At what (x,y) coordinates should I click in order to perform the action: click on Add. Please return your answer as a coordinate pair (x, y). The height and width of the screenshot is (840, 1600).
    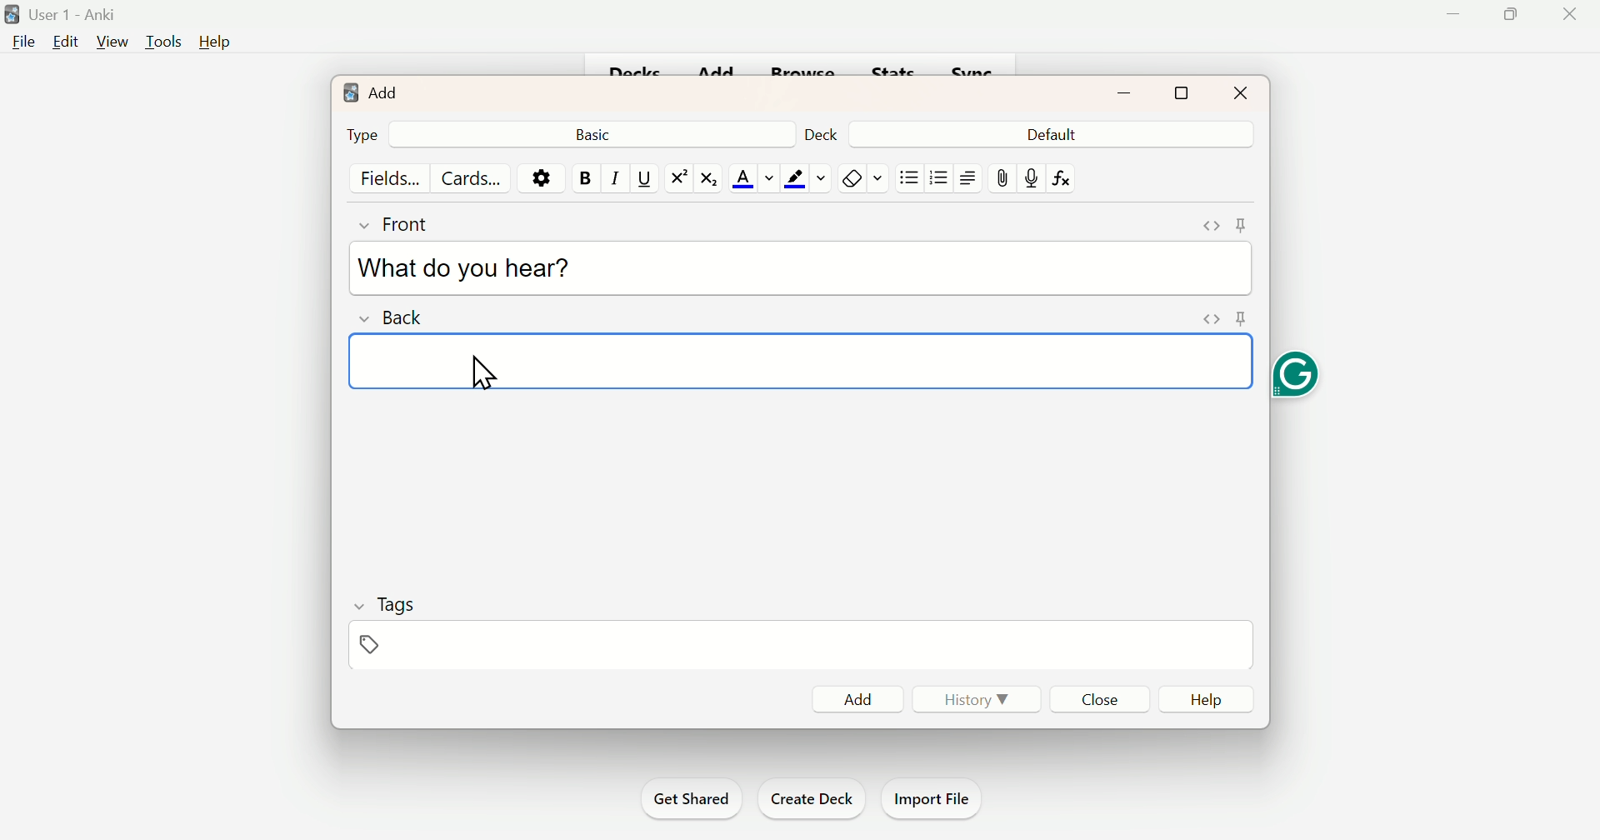
    Looking at the image, I should click on (373, 94).